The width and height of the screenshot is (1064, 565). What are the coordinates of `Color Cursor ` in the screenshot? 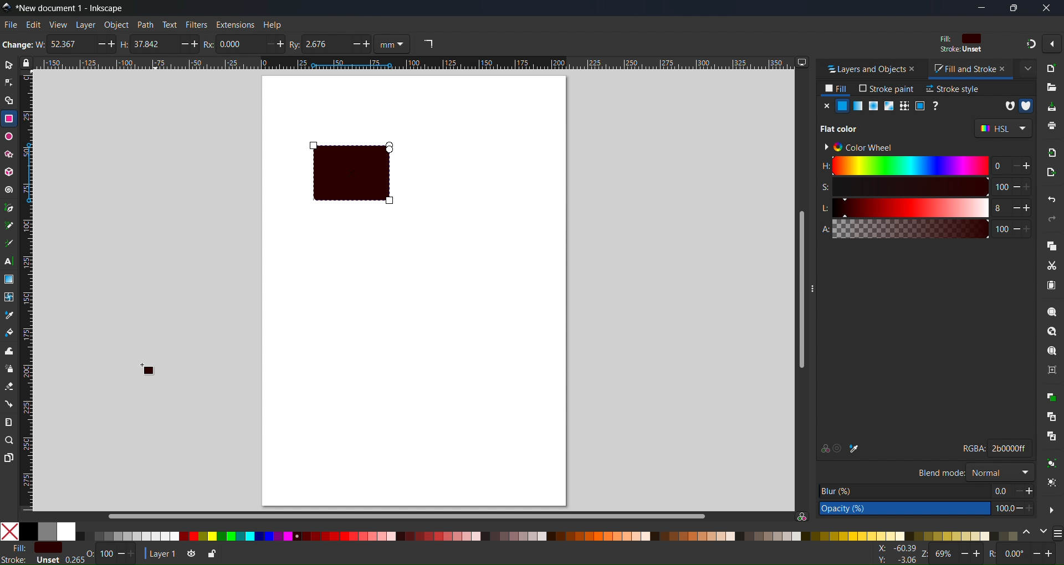 It's located at (153, 373).